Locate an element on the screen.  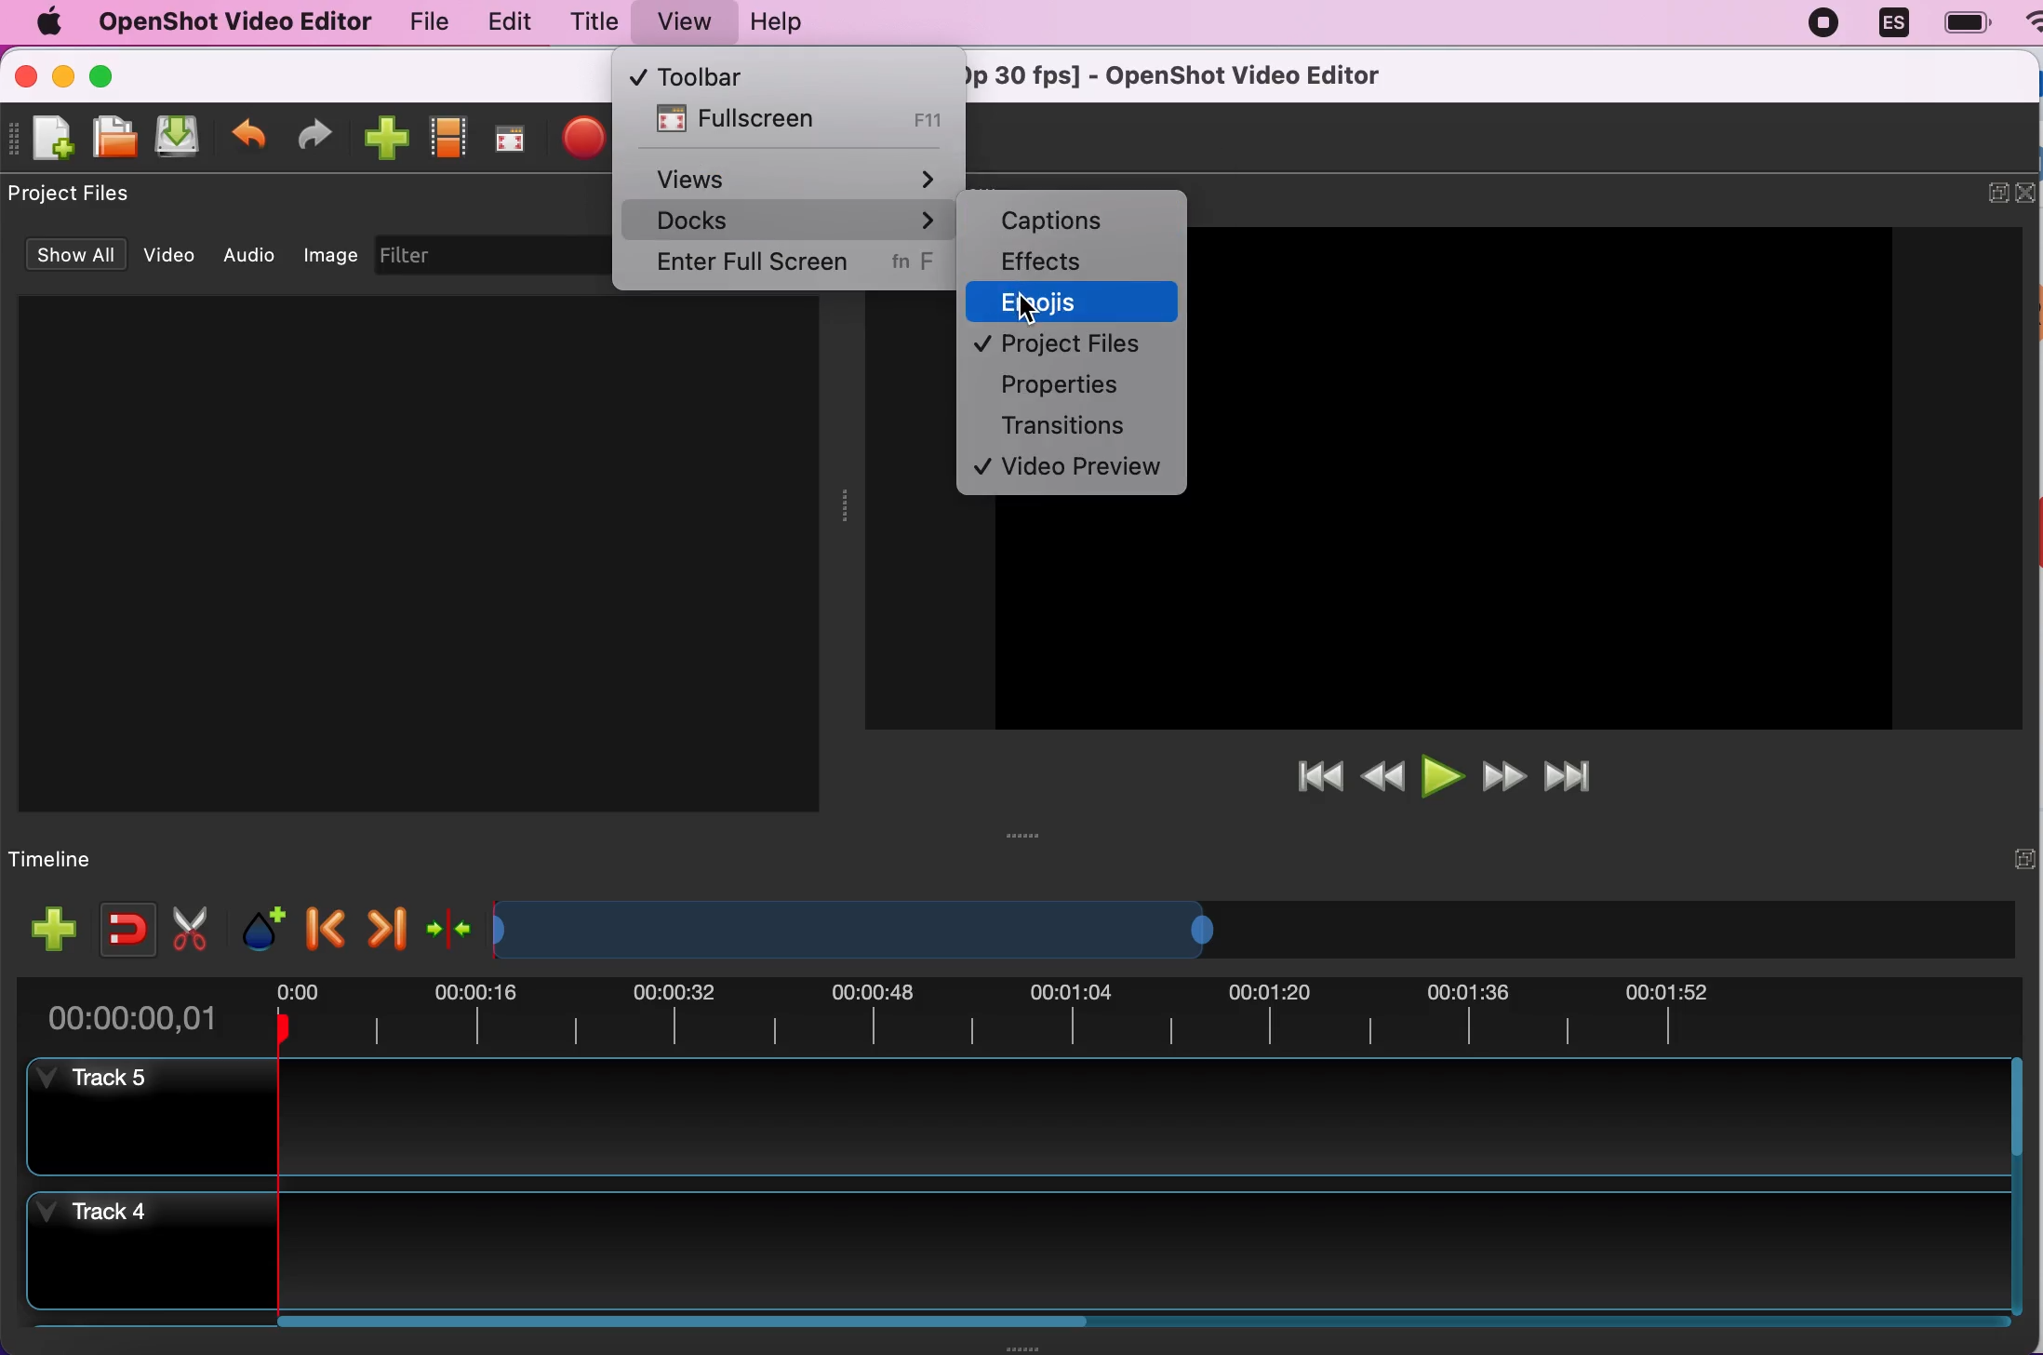
full screen is located at coordinates (510, 141).